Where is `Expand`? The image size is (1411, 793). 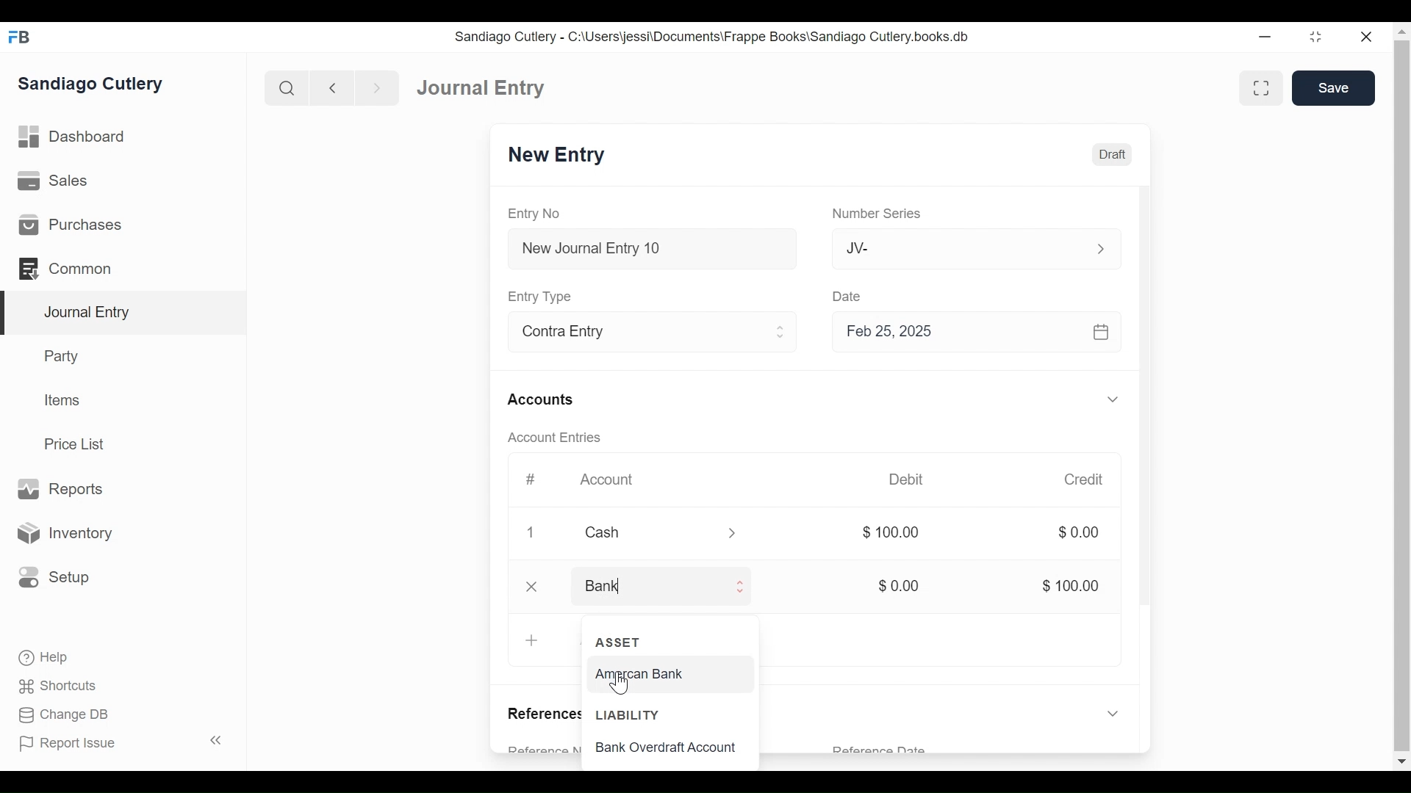
Expand is located at coordinates (1099, 247).